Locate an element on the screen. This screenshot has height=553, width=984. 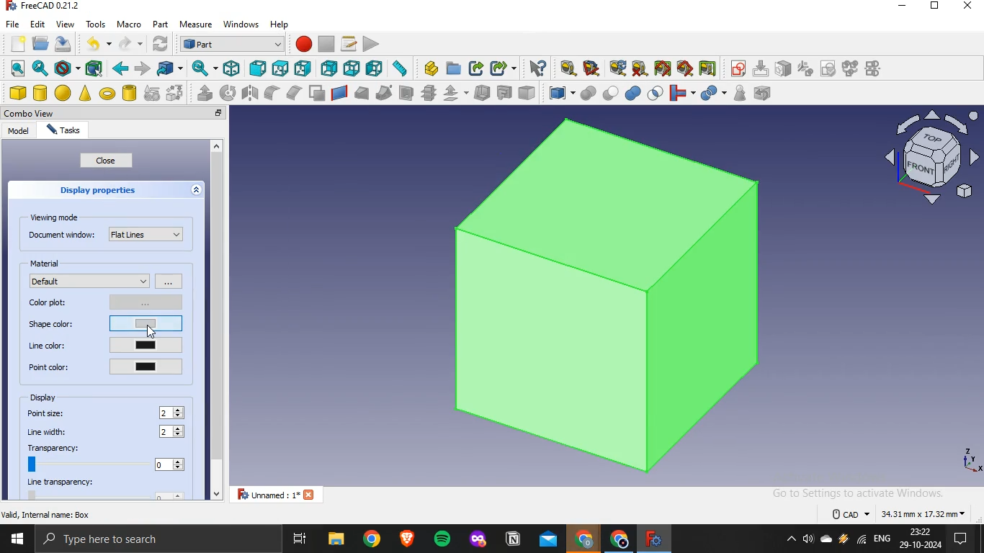
start macro recording is located at coordinates (303, 43).